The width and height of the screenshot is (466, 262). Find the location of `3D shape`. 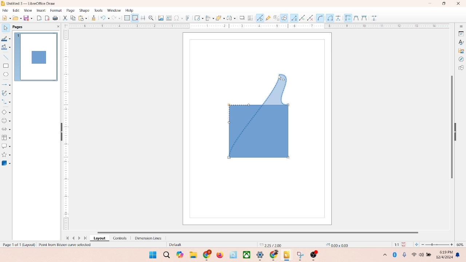

3D shape is located at coordinates (6, 163).